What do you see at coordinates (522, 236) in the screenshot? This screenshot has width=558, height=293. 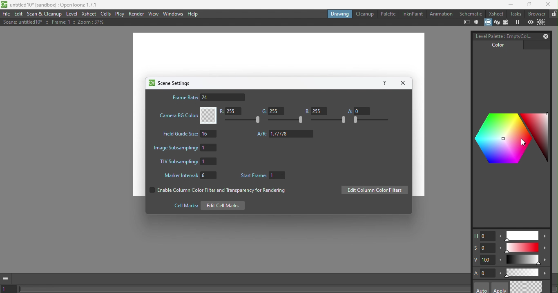 I see `Slide bar` at bounding box center [522, 236].